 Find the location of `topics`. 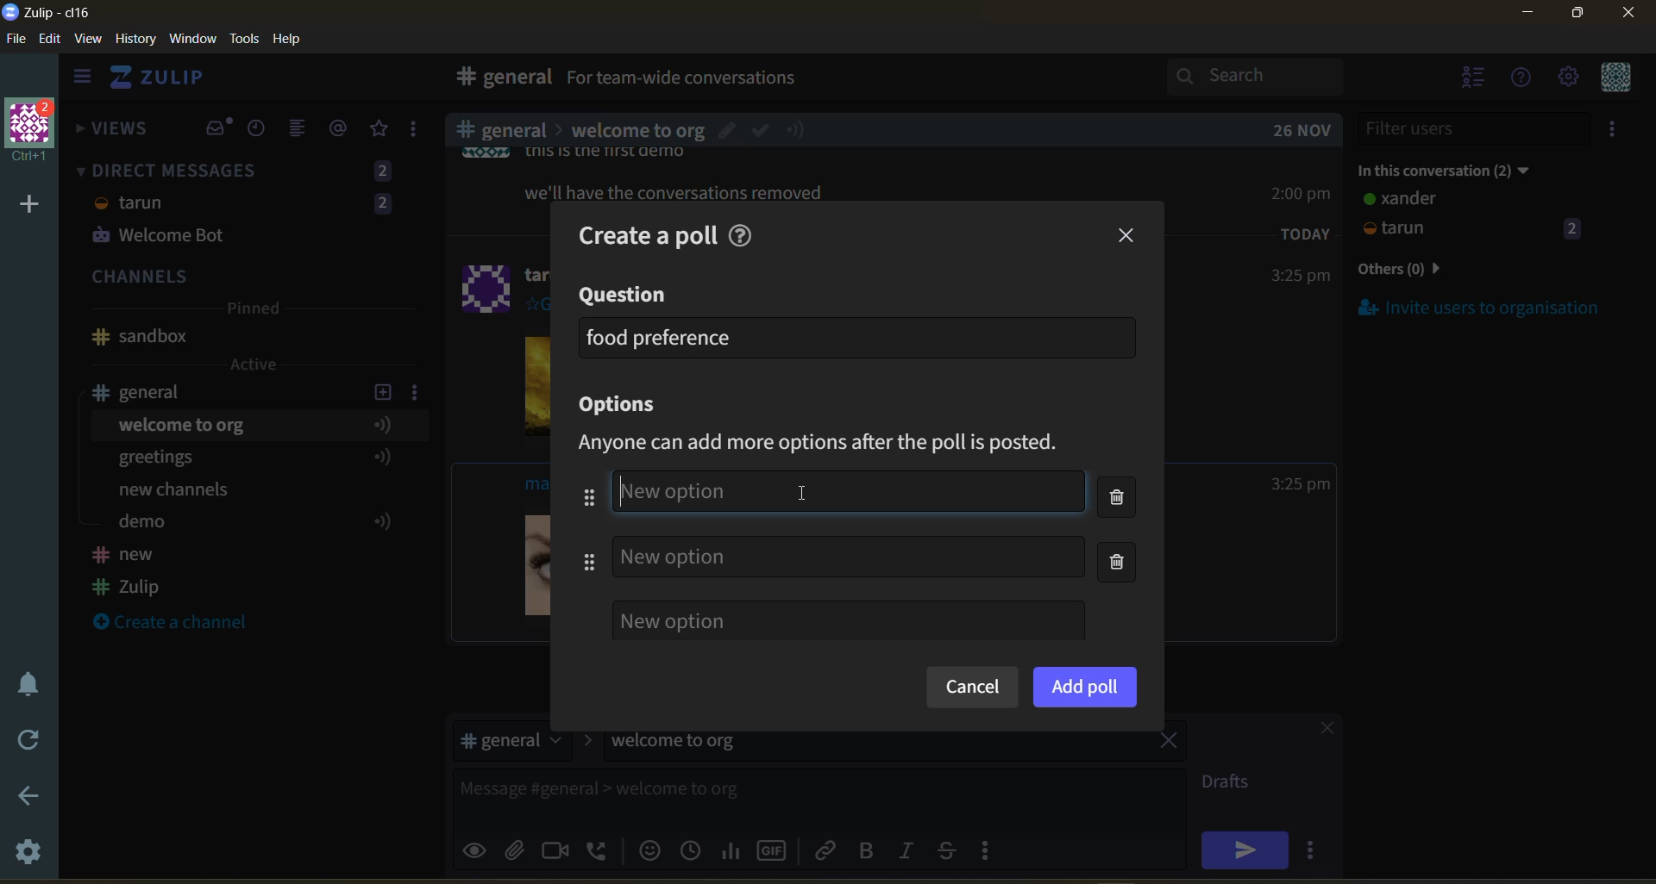

topics is located at coordinates (249, 476).